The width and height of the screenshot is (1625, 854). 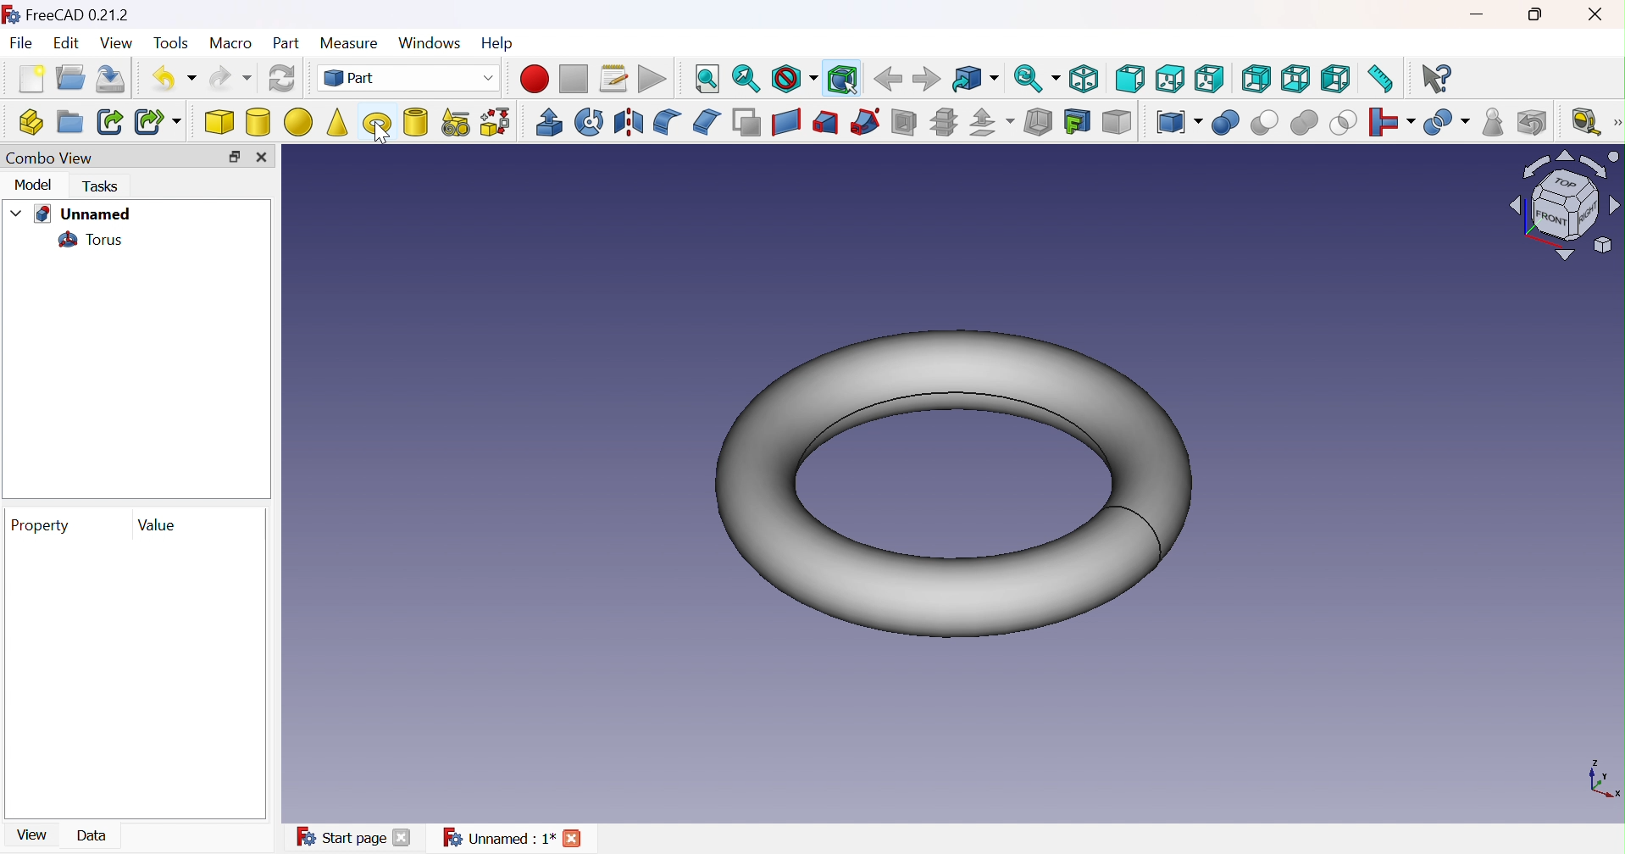 I want to click on Model, so click(x=35, y=185).